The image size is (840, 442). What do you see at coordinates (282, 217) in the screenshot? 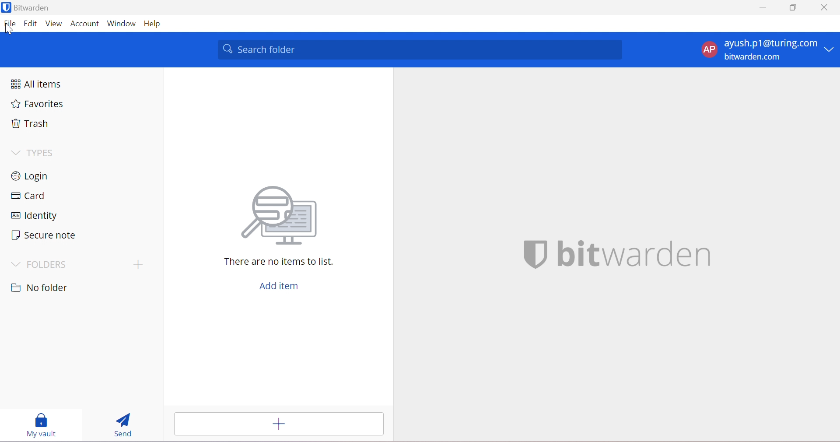
I see `Searching for file vector image` at bounding box center [282, 217].